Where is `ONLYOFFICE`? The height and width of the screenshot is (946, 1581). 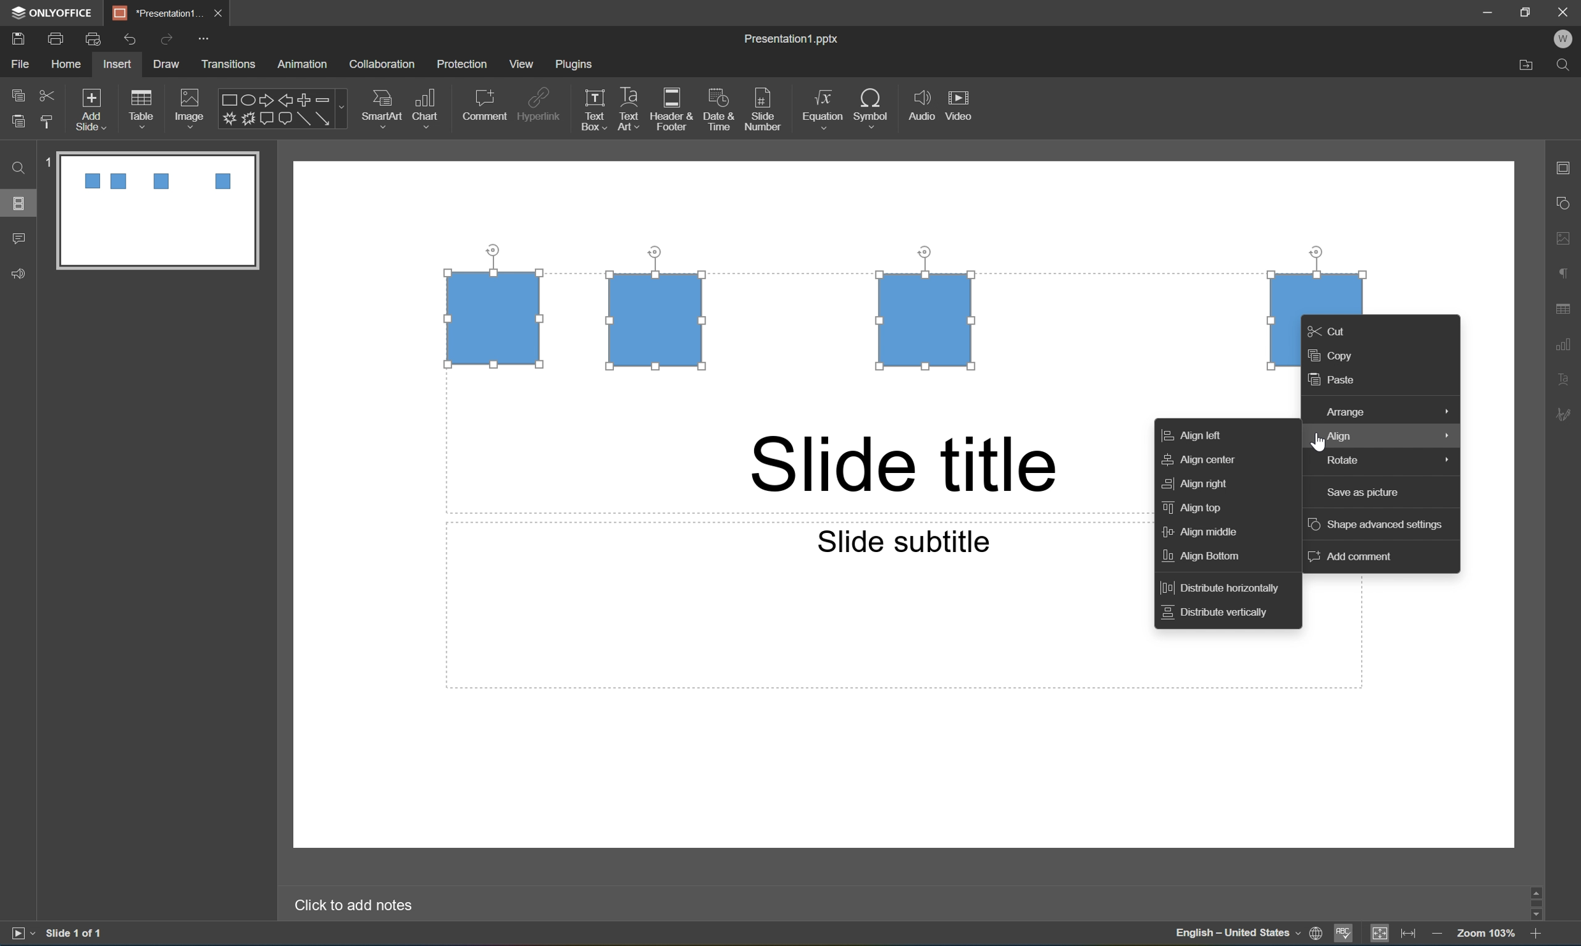 ONLYOFFICE is located at coordinates (54, 11).